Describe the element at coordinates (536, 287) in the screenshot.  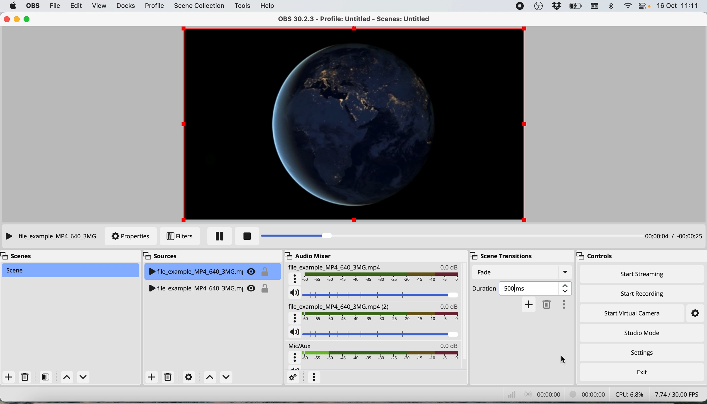
I see `new transition duration` at that location.